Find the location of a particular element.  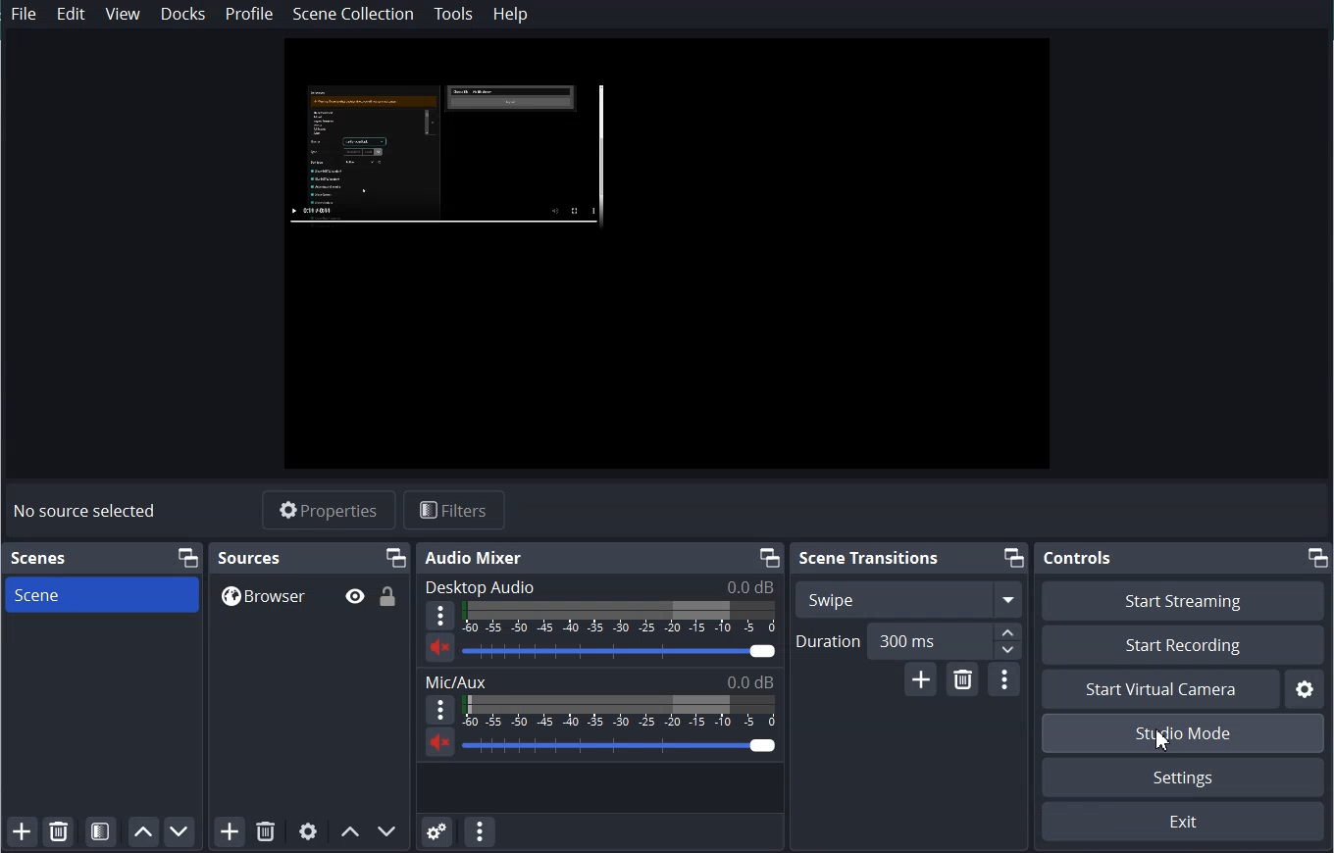

More is located at coordinates (439, 710).